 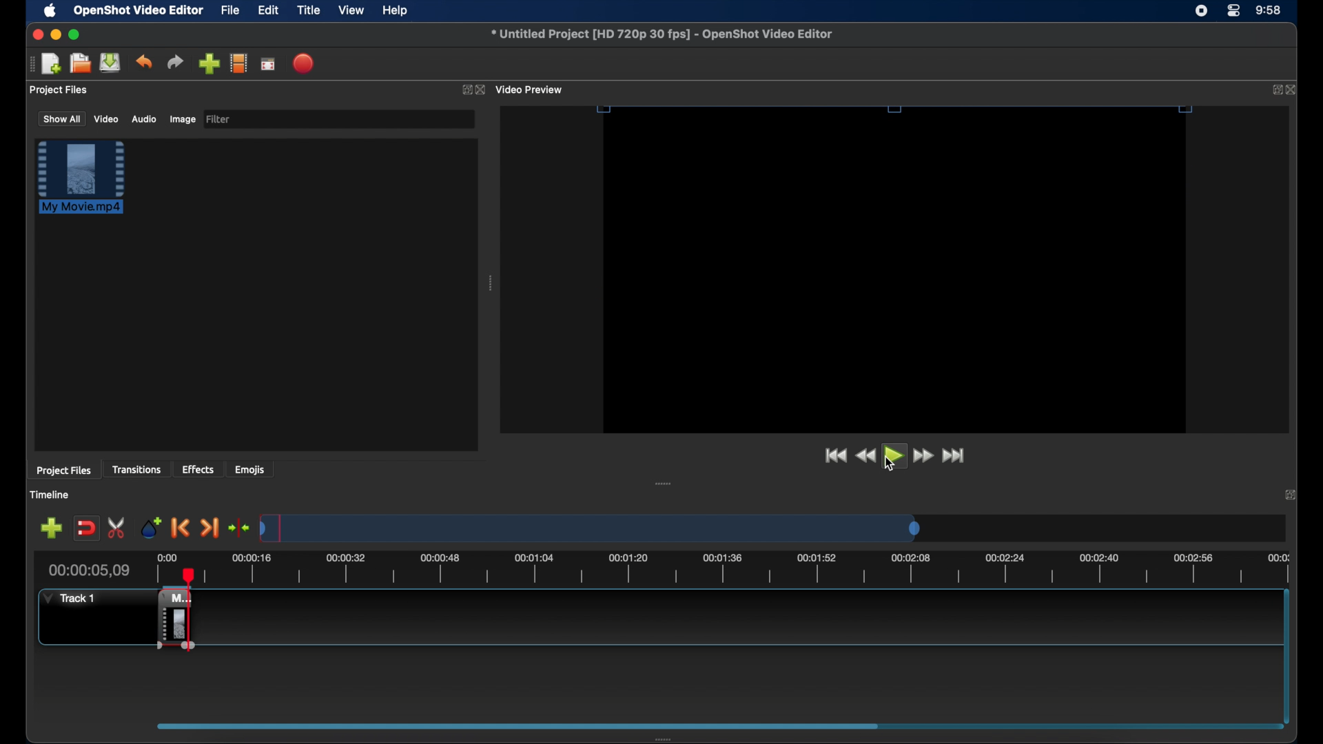 What do you see at coordinates (888, 464) in the screenshot?
I see `cursor` at bounding box center [888, 464].